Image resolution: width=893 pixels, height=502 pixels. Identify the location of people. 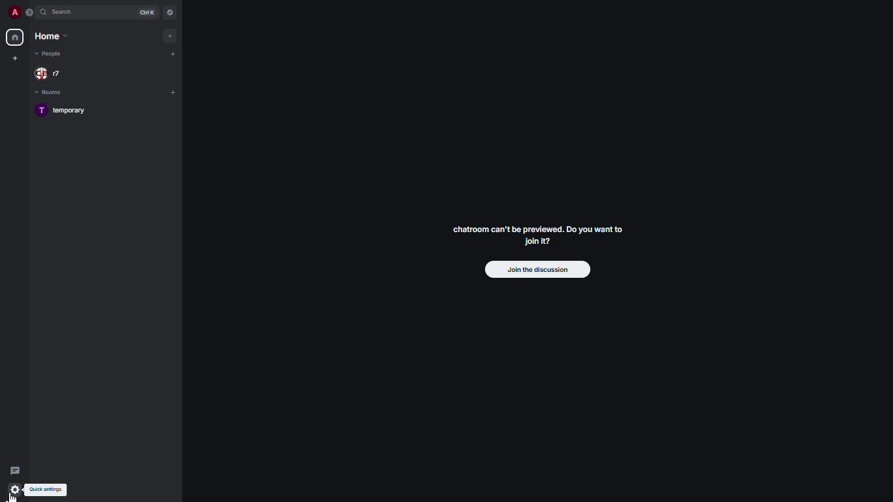
(50, 74).